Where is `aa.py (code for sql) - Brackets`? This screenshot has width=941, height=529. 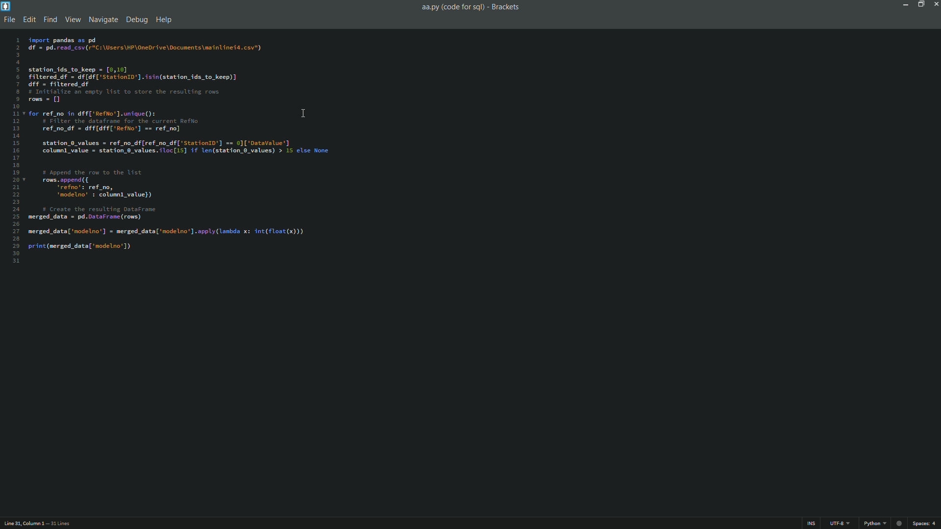
aa.py (code for sql) - Brackets is located at coordinates (469, 8).